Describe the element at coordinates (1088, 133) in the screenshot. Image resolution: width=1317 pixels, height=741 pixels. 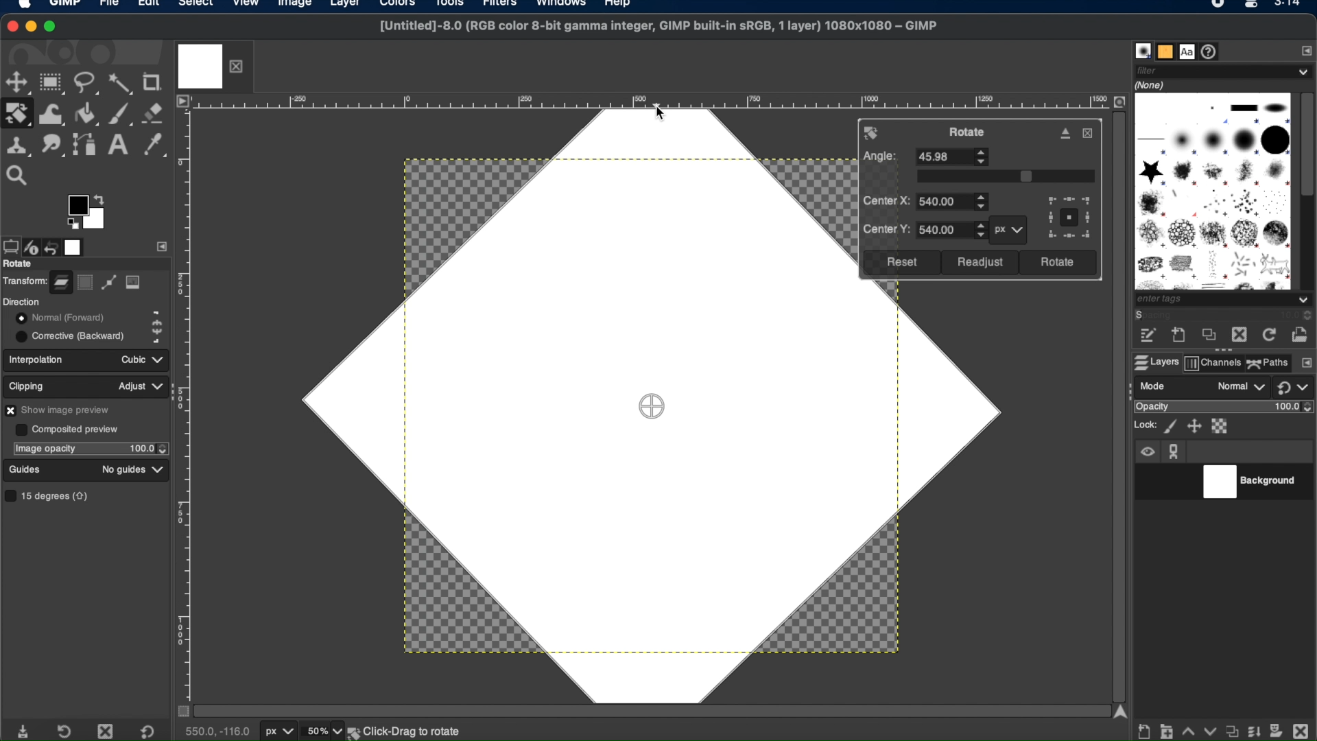
I see `close` at that location.